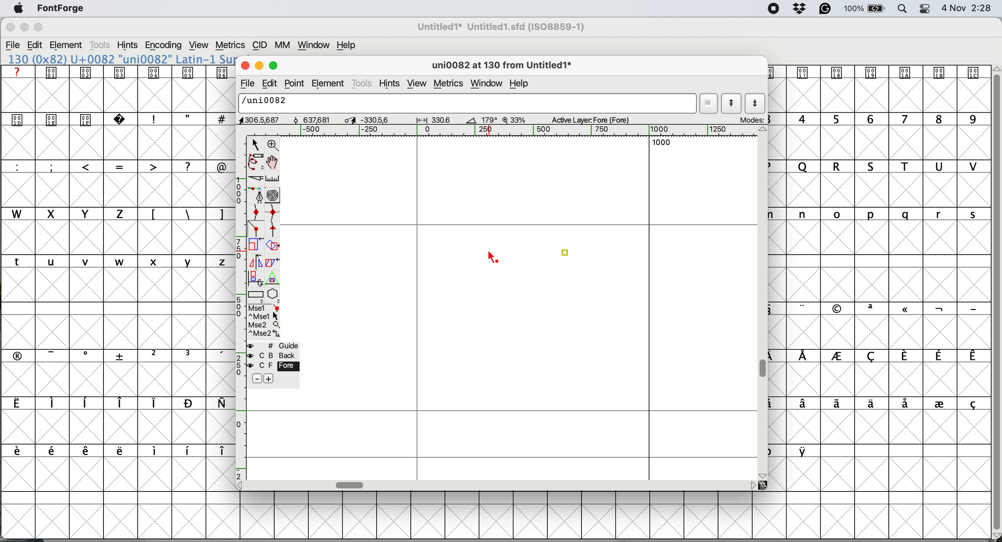 Image resolution: width=1002 pixels, height=542 pixels. Describe the element at coordinates (257, 162) in the screenshot. I see `freehand draw` at that location.